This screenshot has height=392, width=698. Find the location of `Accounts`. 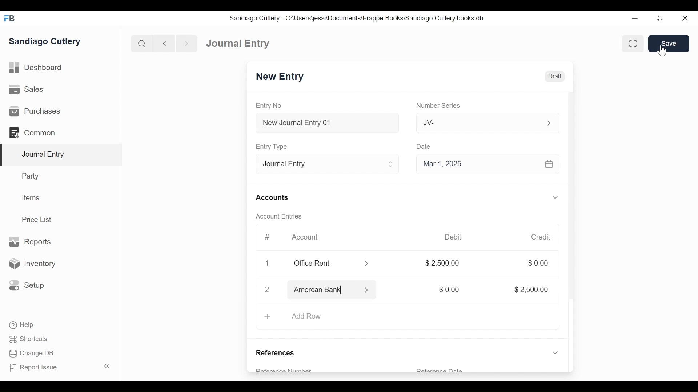

Accounts is located at coordinates (272, 197).